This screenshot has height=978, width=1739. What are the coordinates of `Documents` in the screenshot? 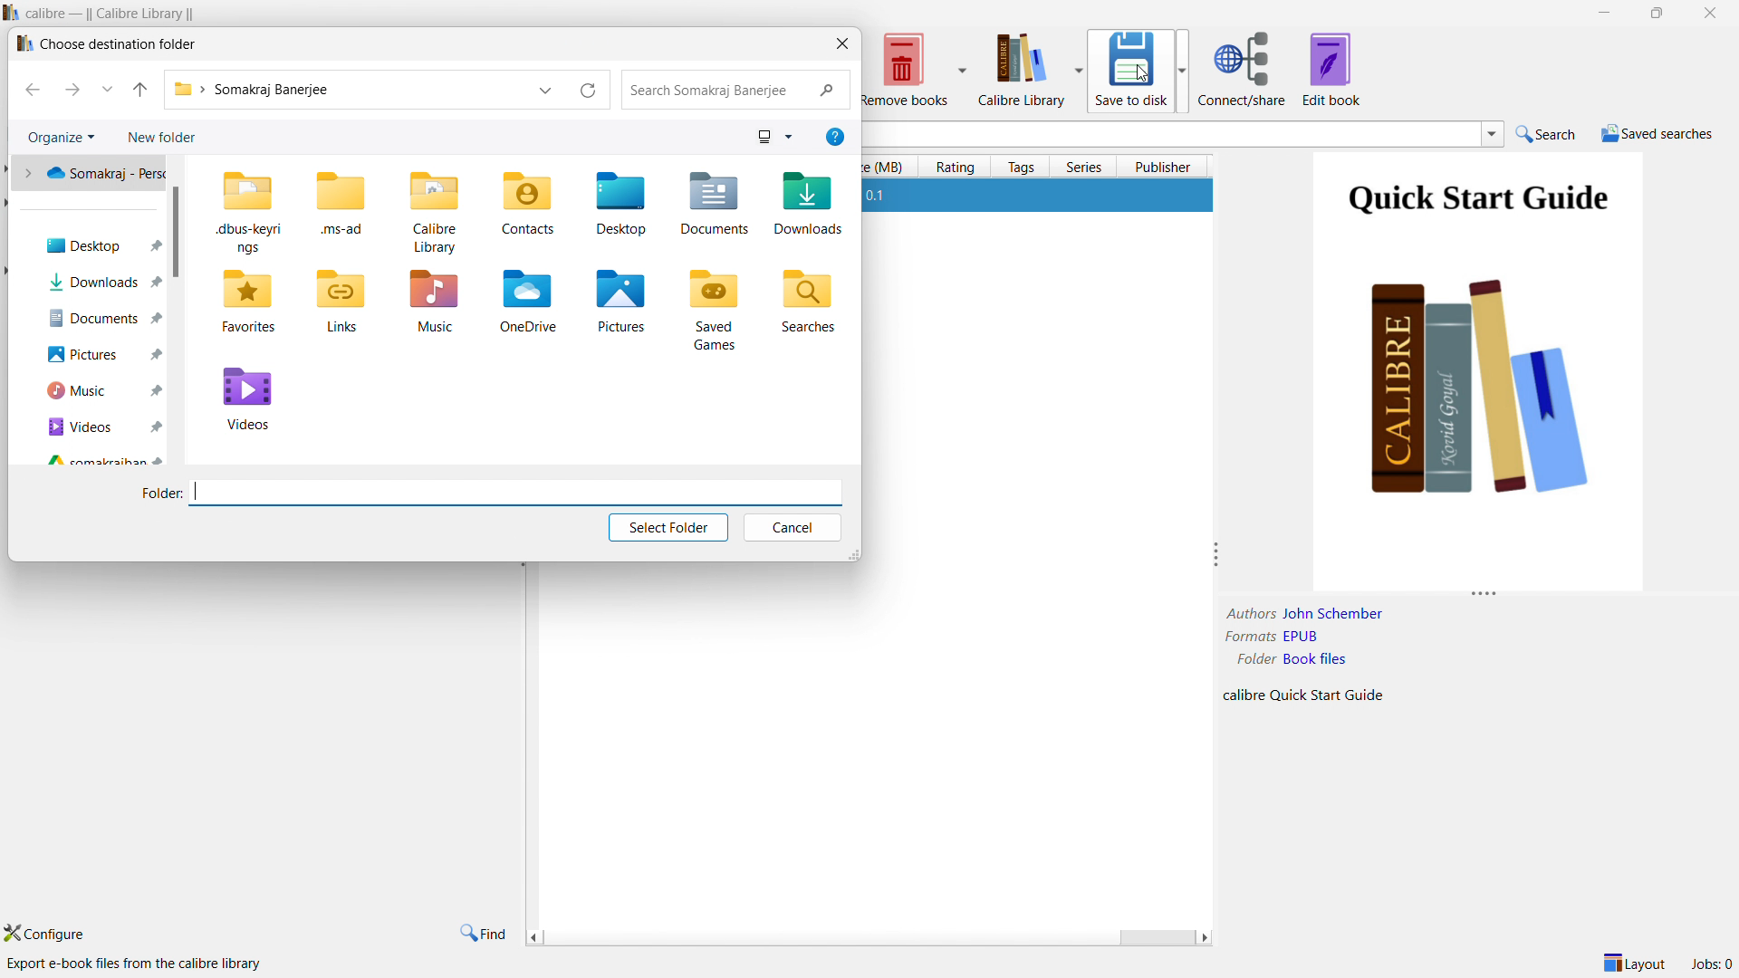 It's located at (100, 320).